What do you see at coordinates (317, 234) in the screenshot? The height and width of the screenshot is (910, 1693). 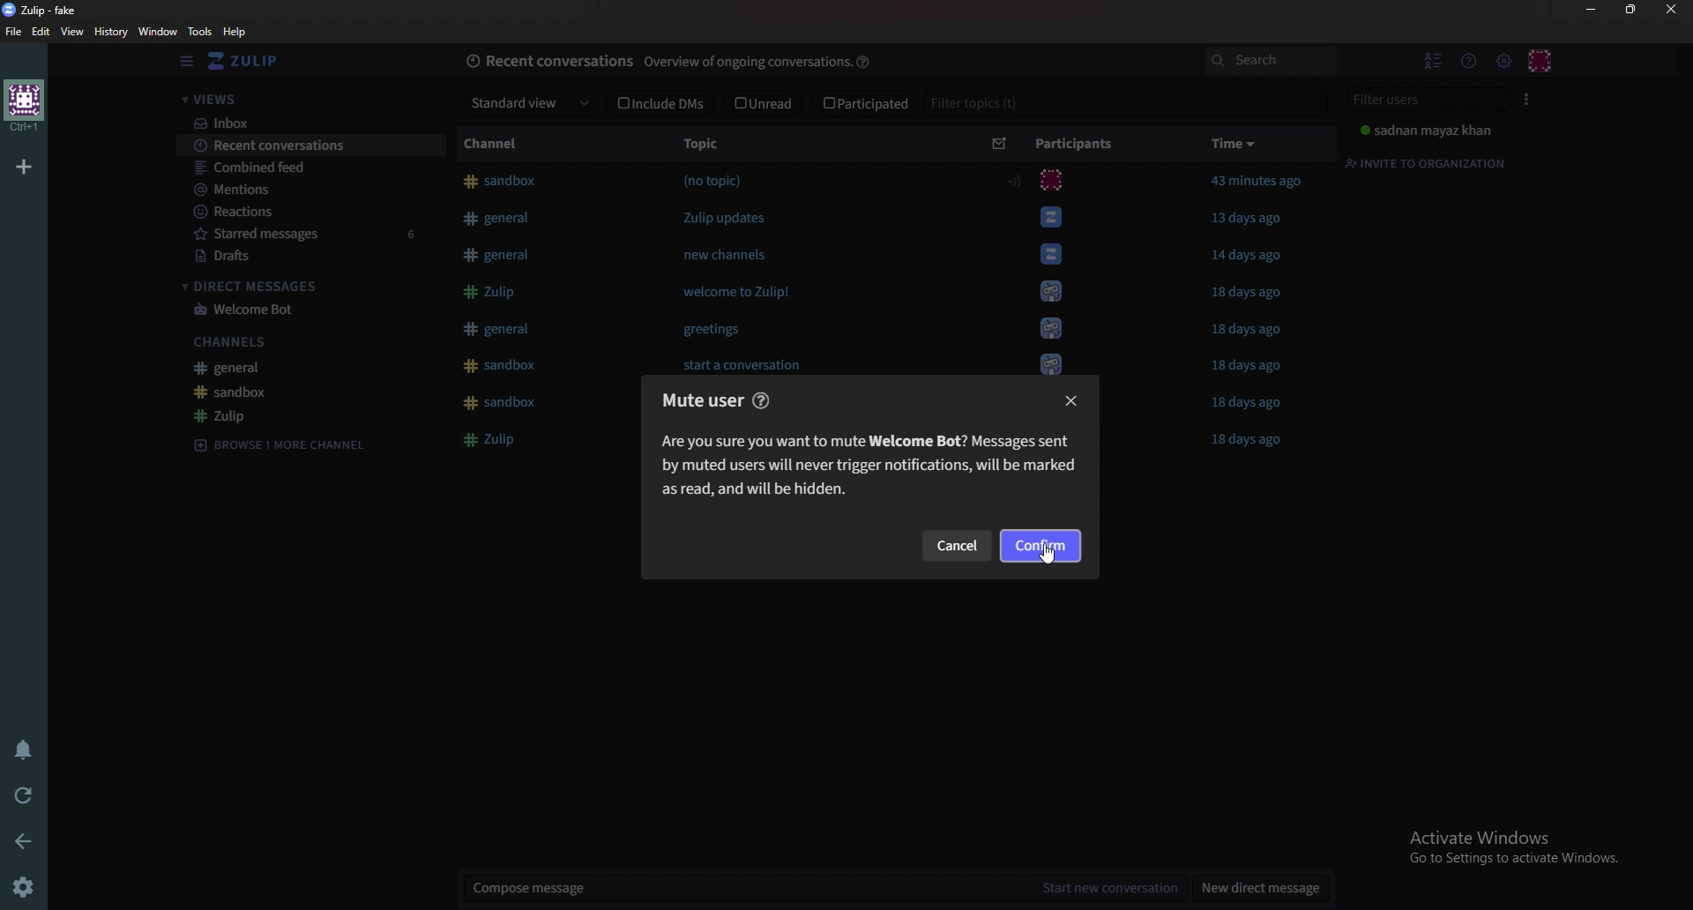 I see `Starred messages` at bounding box center [317, 234].